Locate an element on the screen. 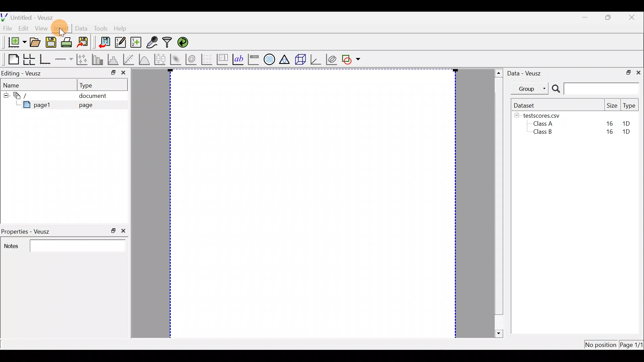  Plot a 2d dataset as an image is located at coordinates (175, 58).